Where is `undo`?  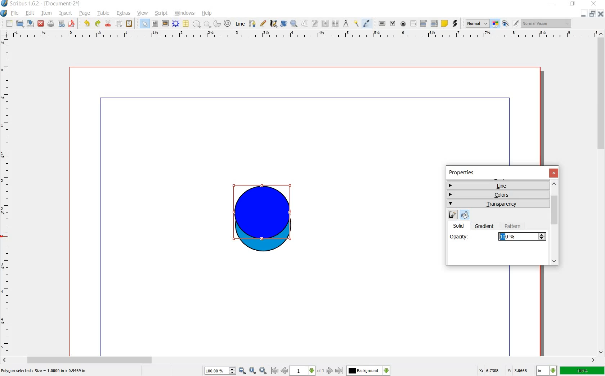 undo is located at coordinates (88, 24).